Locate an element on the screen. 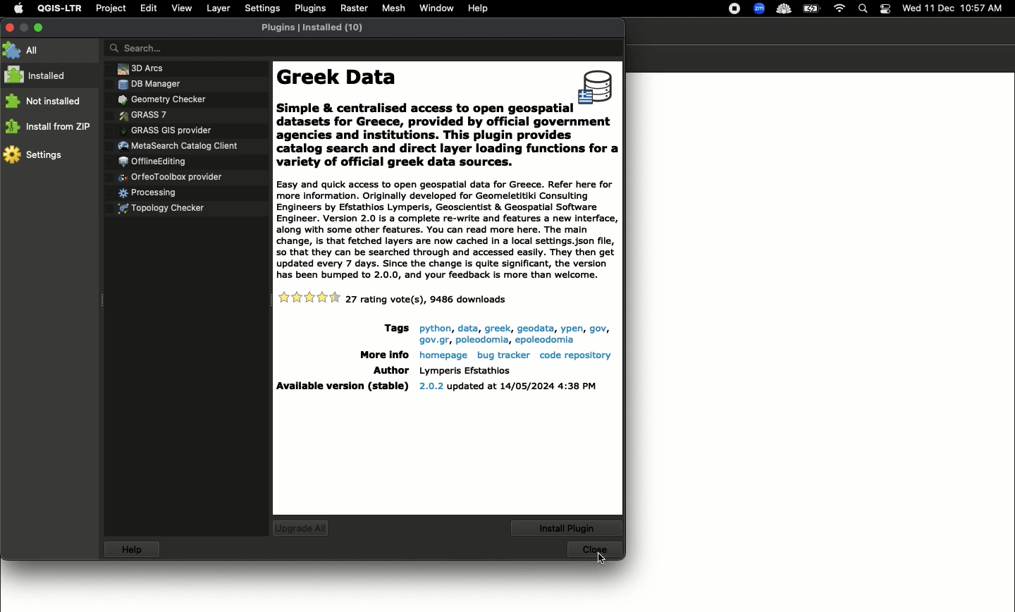 The image size is (1015, 612). Edit is located at coordinates (147, 8).